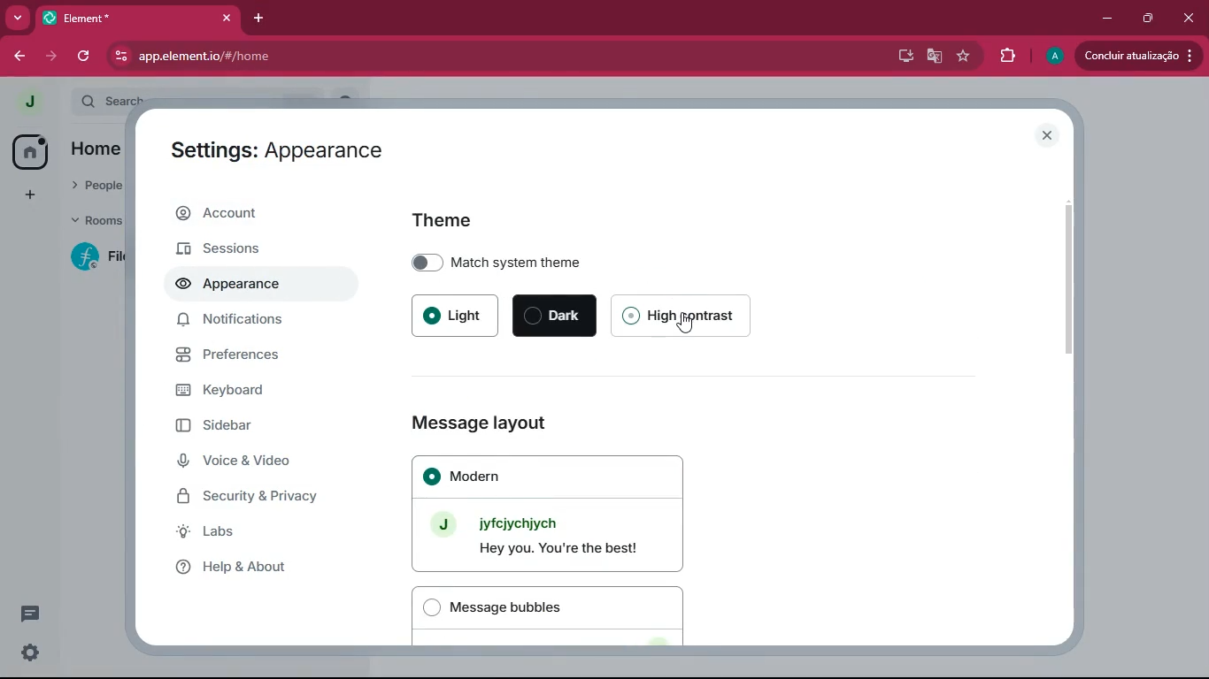  Describe the element at coordinates (686, 326) in the screenshot. I see `Cursor` at that location.